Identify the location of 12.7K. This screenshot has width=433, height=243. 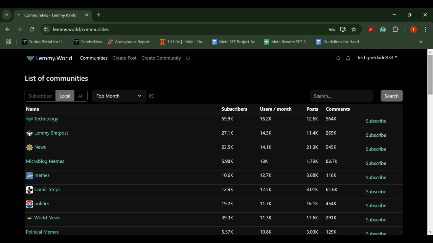
(266, 175).